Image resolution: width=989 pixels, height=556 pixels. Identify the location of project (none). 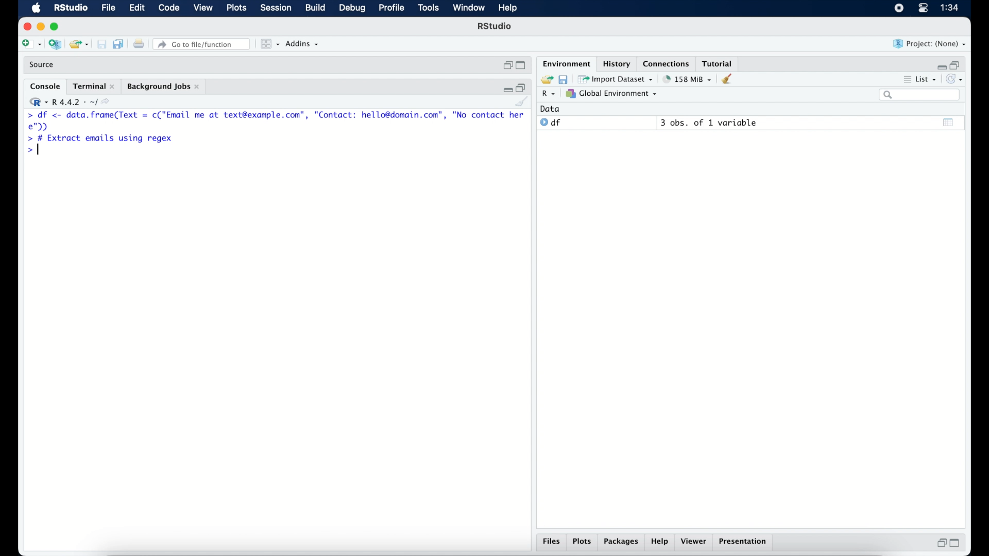
(930, 44).